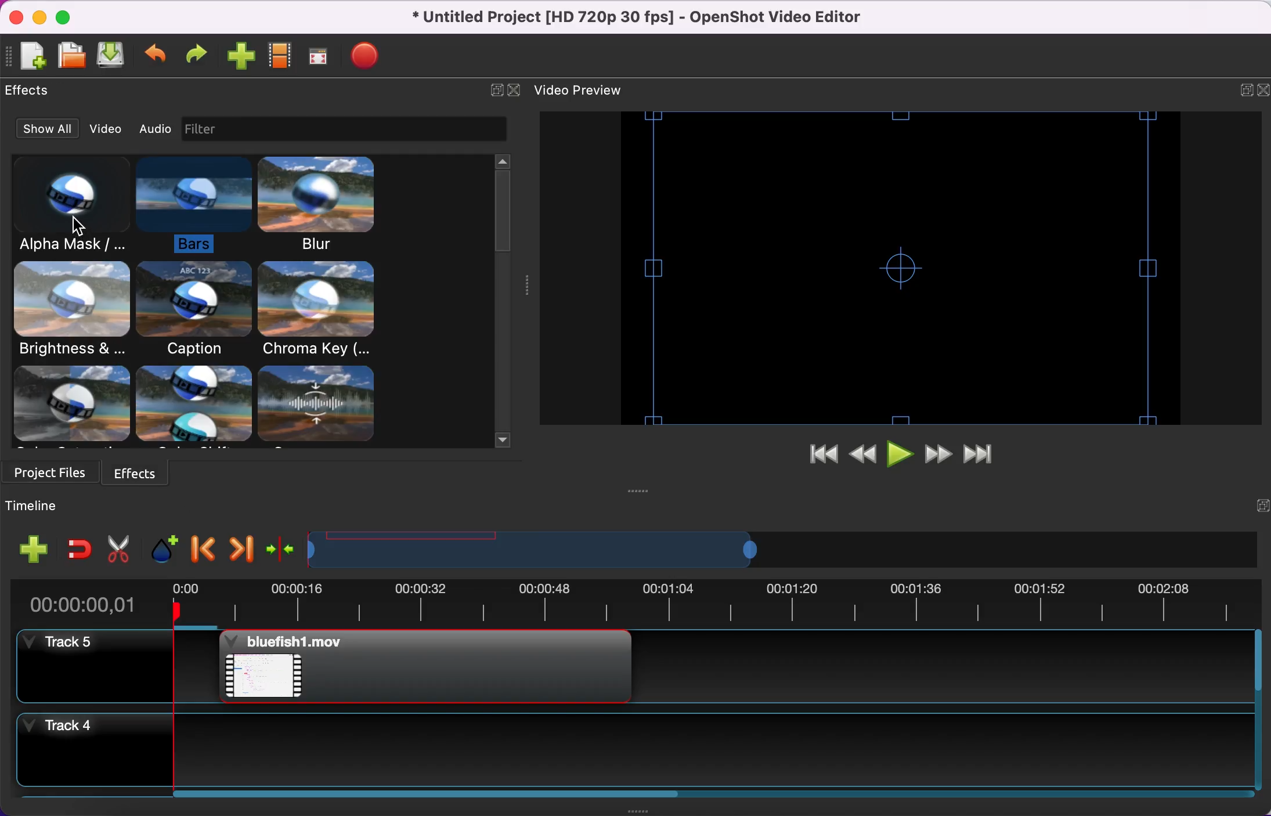  What do you see at coordinates (52, 475) in the screenshot?
I see `project files` at bounding box center [52, 475].